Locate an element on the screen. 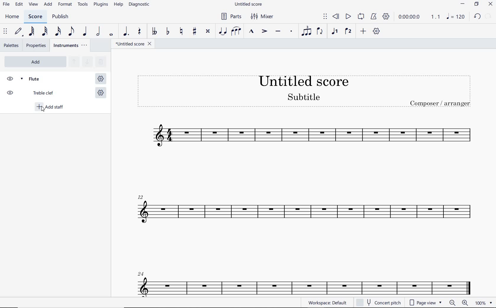  score is located at coordinates (35, 17).